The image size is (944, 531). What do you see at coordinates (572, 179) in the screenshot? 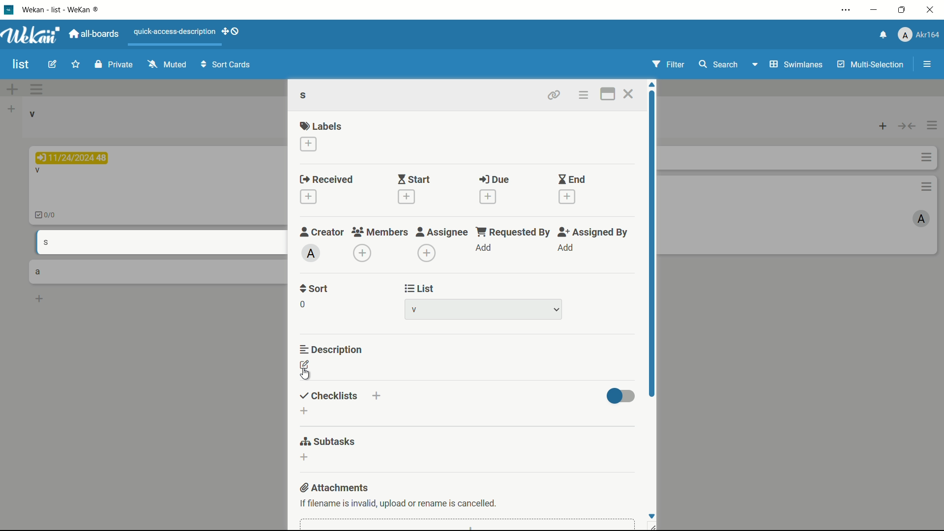
I see `end` at bounding box center [572, 179].